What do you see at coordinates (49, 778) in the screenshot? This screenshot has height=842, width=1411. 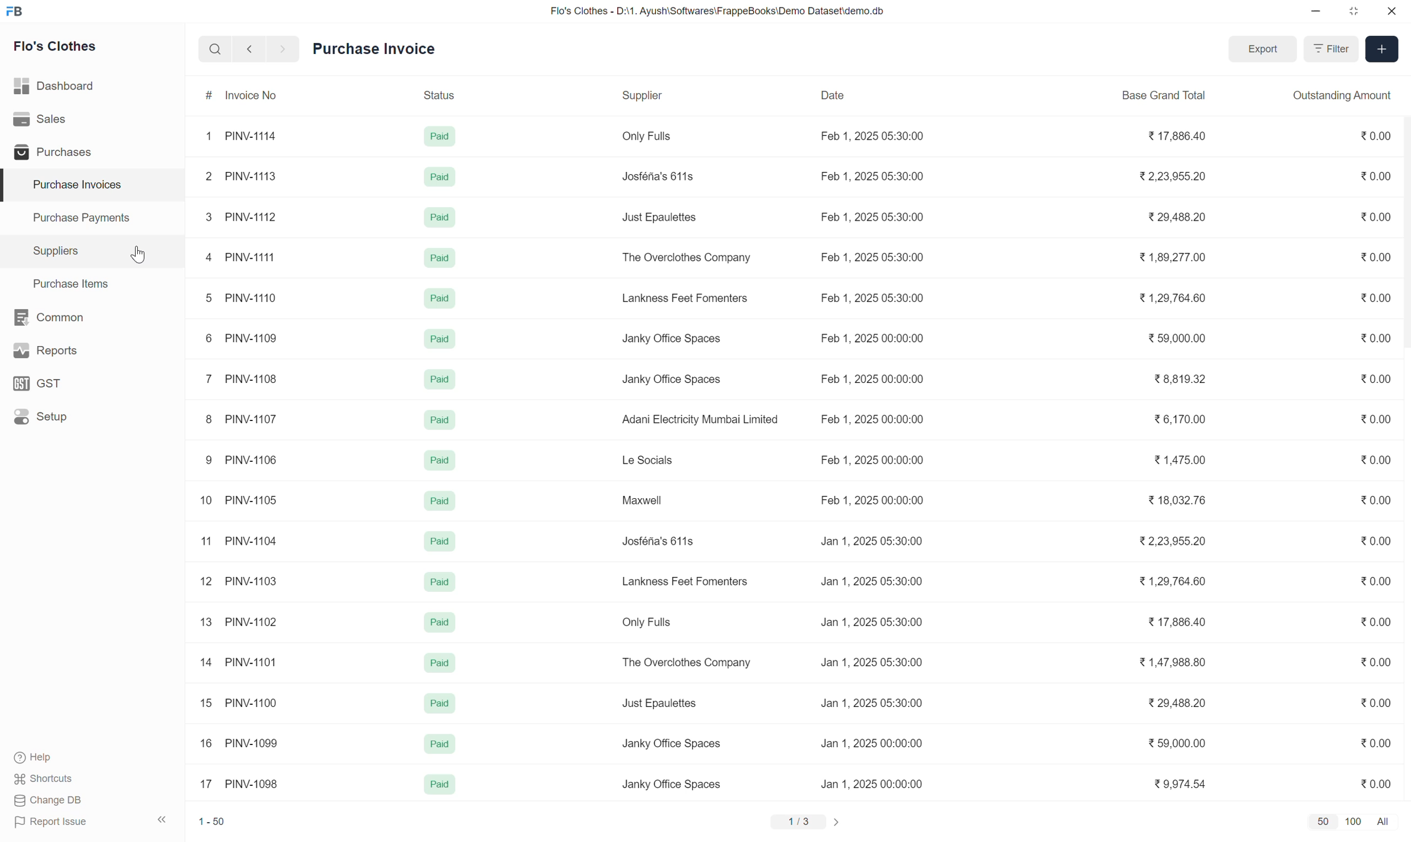 I see `Shortcuts` at bounding box center [49, 778].